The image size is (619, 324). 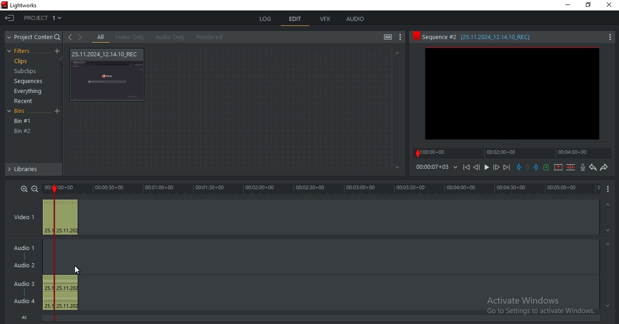 What do you see at coordinates (26, 72) in the screenshot?
I see `subclips` at bounding box center [26, 72].